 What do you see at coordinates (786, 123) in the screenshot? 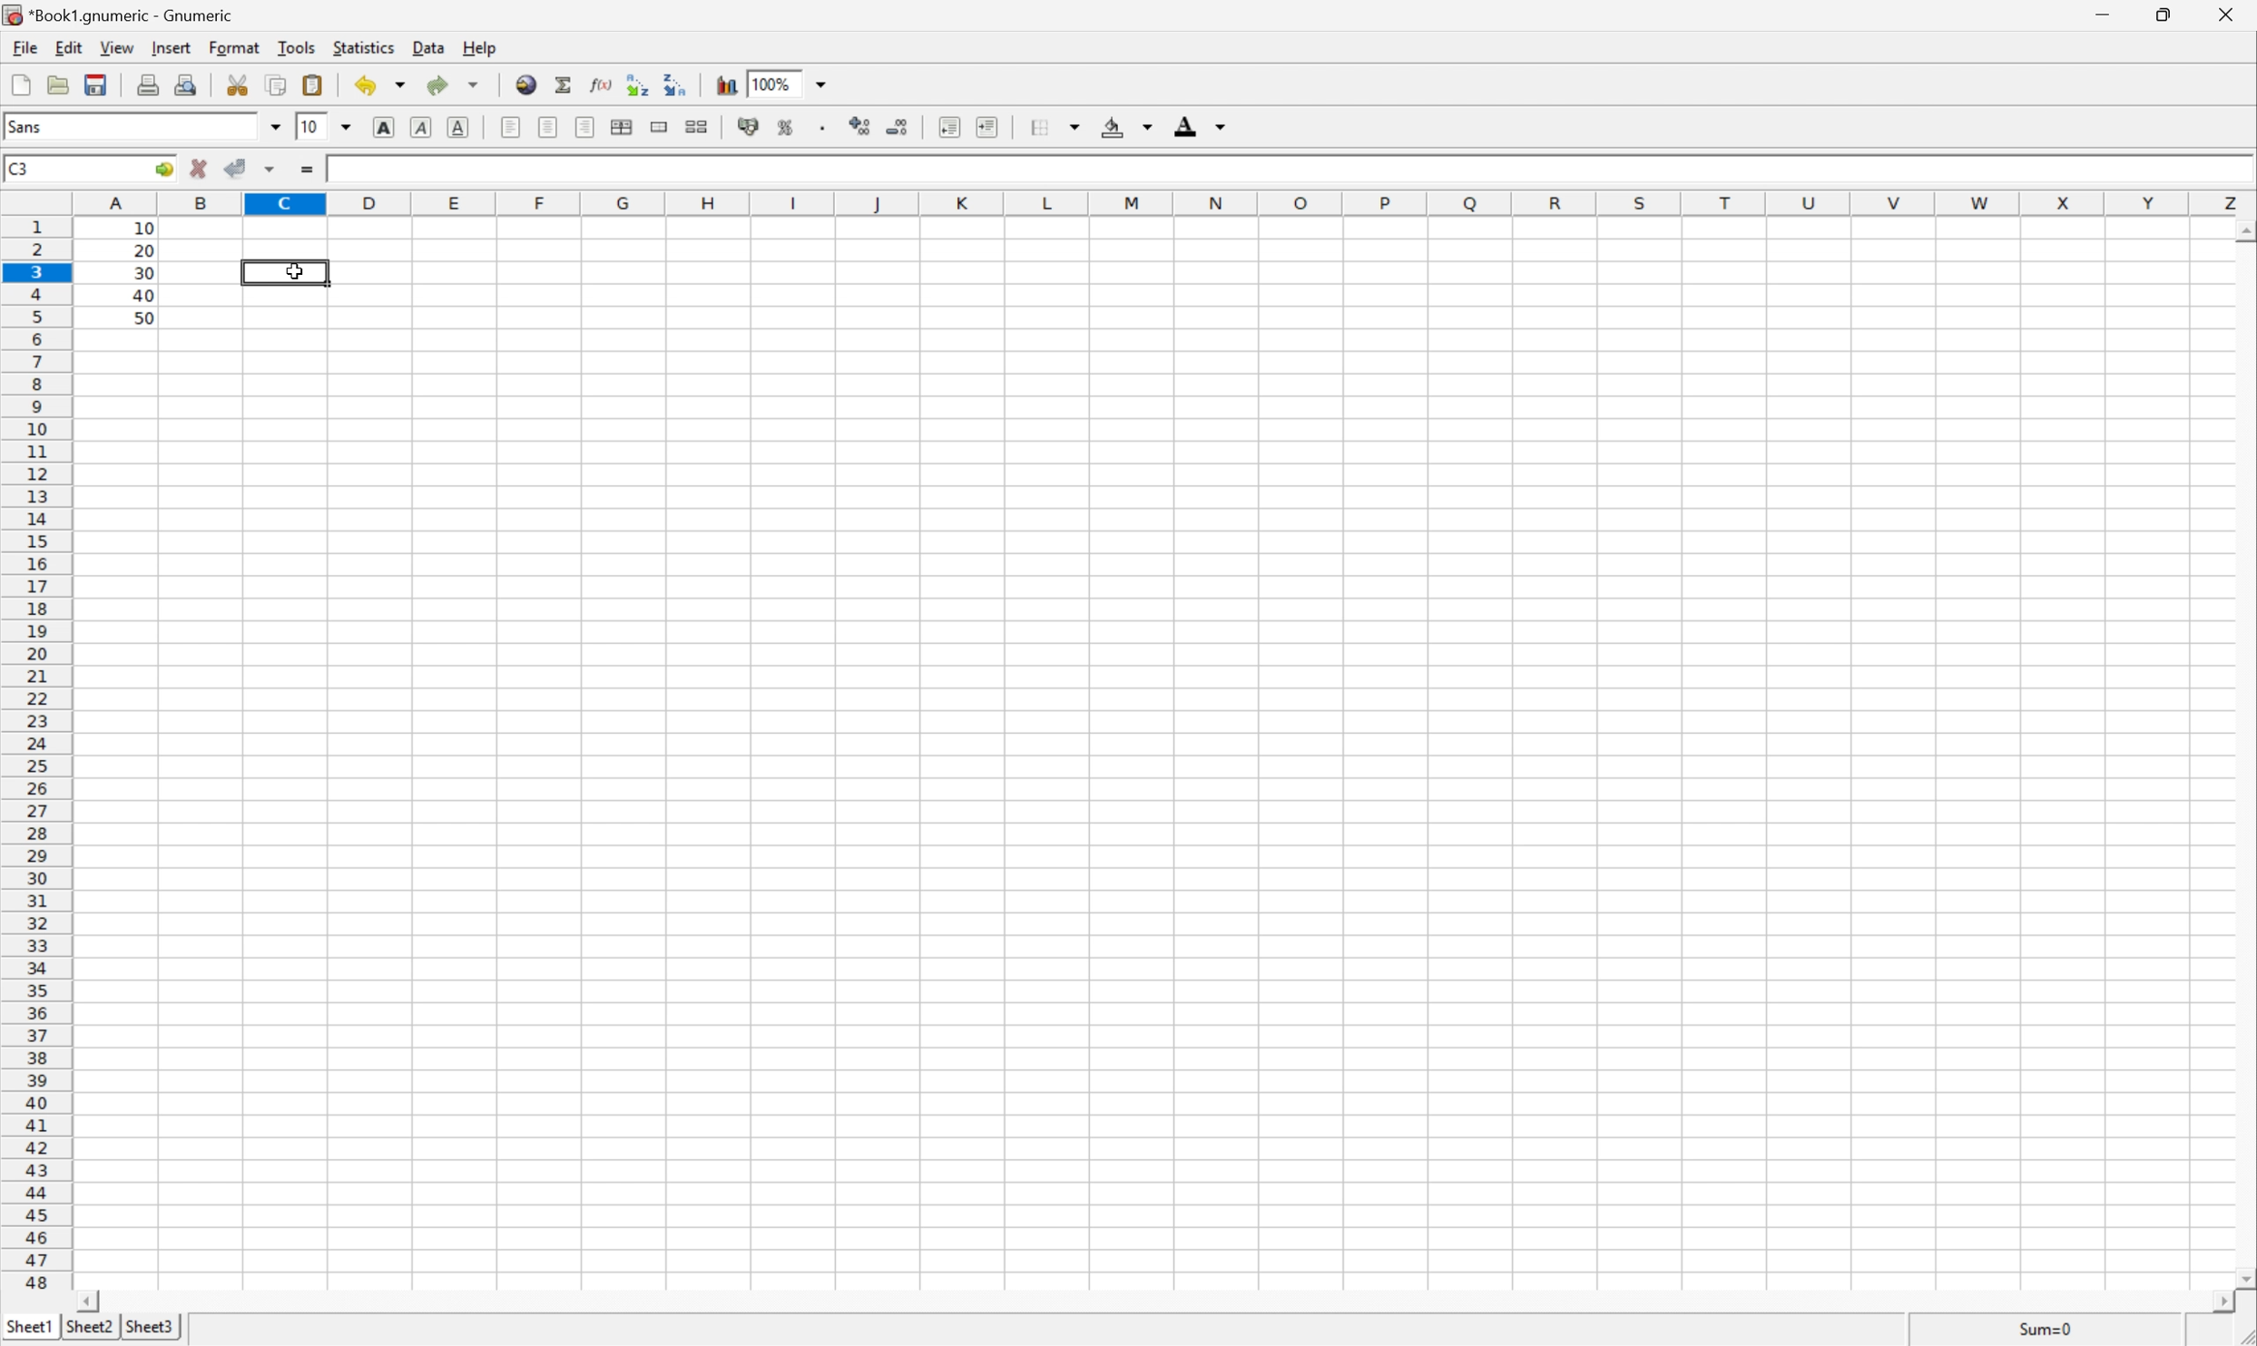
I see `Format the selection as percentage` at bounding box center [786, 123].